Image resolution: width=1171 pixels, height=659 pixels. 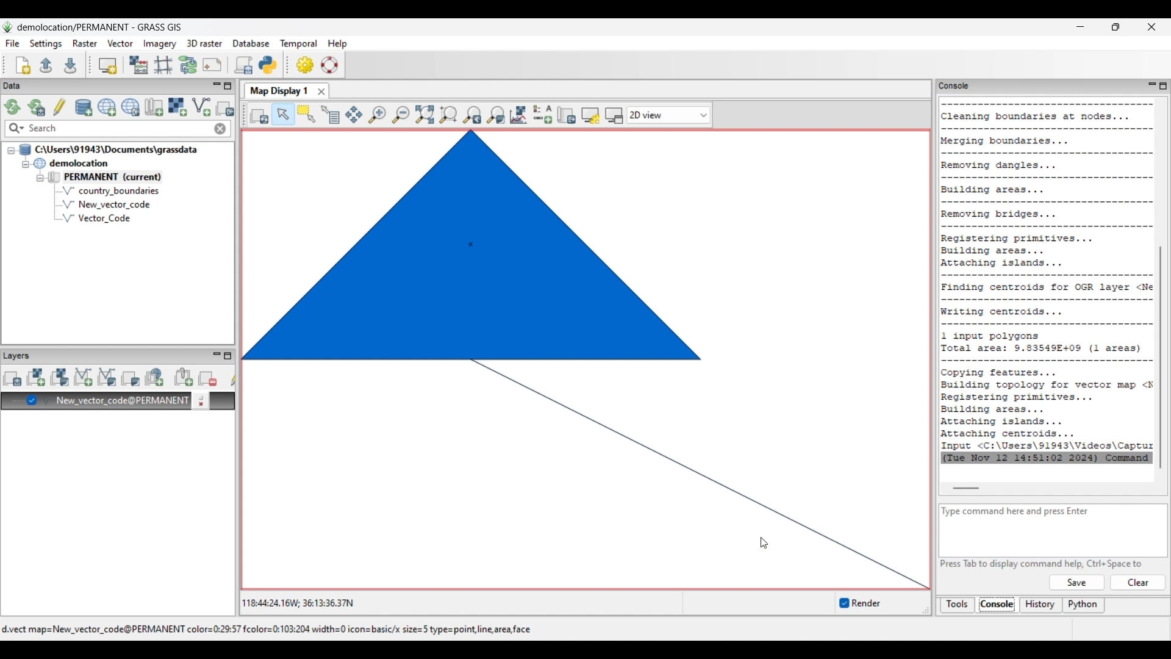 I want to click on Import vector data, current selection, so click(x=201, y=107).